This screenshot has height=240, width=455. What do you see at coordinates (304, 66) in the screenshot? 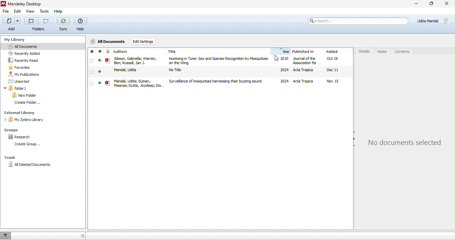
I see ` Published In Journal of the‘assodaton for Acta Tropica+ Acta Tropica` at bounding box center [304, 66].